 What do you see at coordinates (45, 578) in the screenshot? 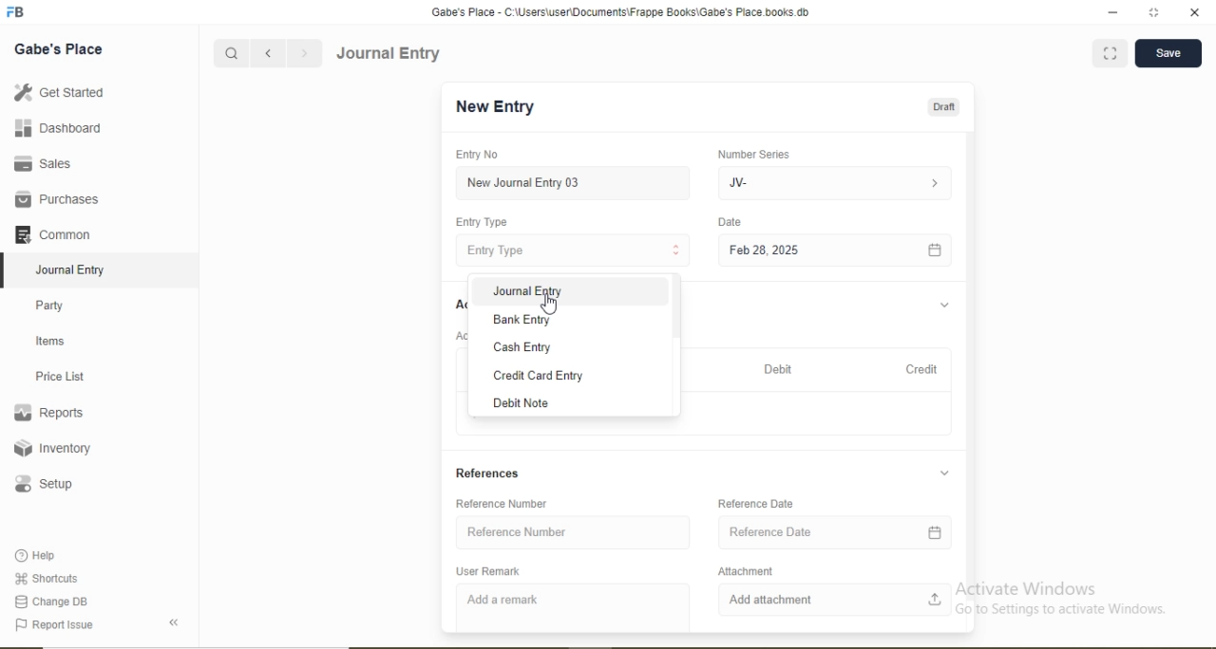
I see `Shortcuts` at bounding box center [45, 578].